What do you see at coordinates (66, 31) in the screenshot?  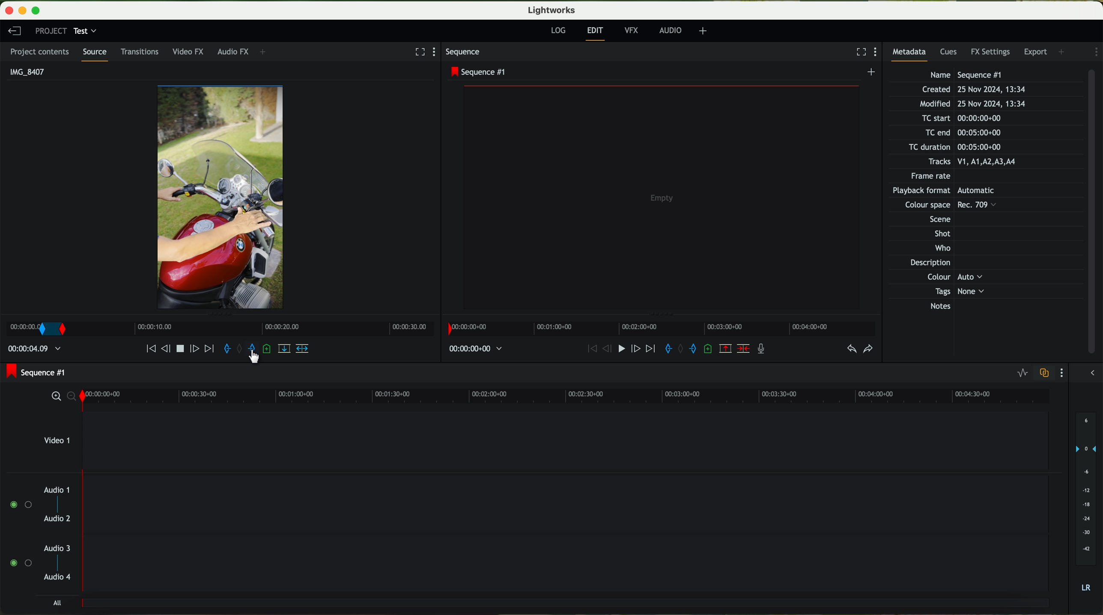 I see `project: test` at bounding box center [66, 31].